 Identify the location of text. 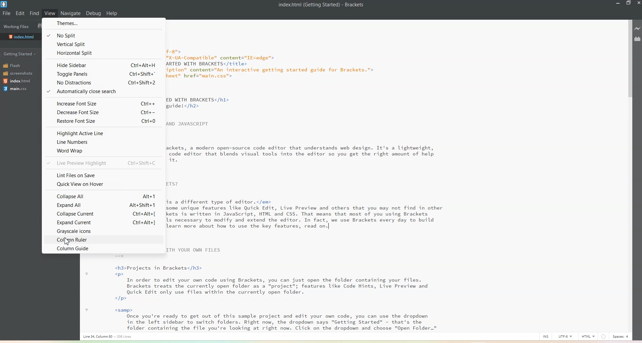
(123, 293).